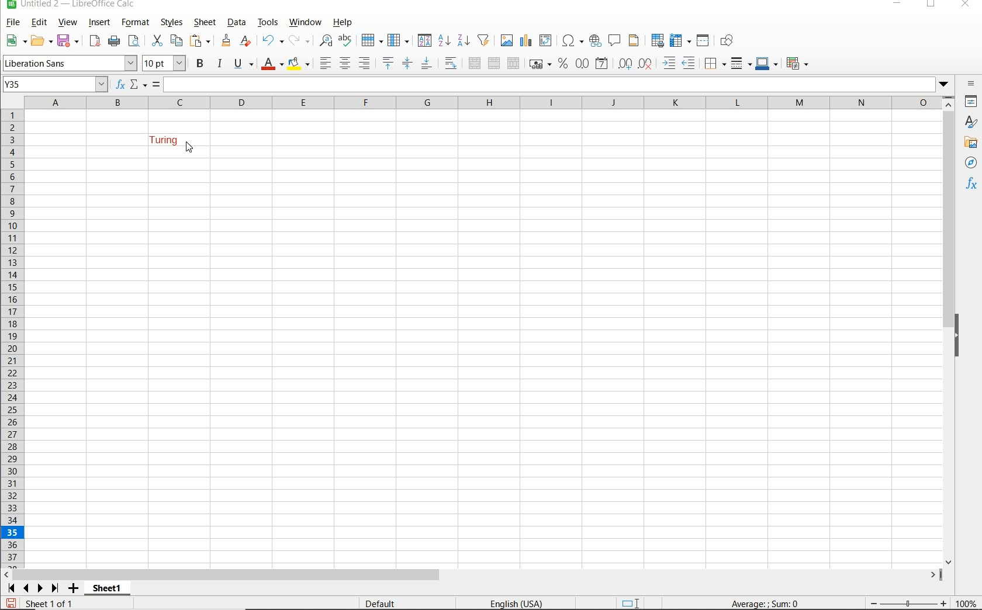  What do you see at coordinates (12, 23) in the screenshot?
I see `FILE` at bounding box center [12, 23].